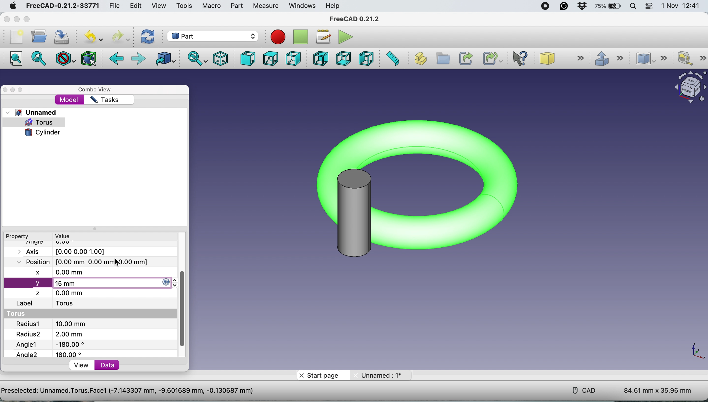 The height and width of the screenshot is (402, 708). I want to click on help, so click(332, 6).